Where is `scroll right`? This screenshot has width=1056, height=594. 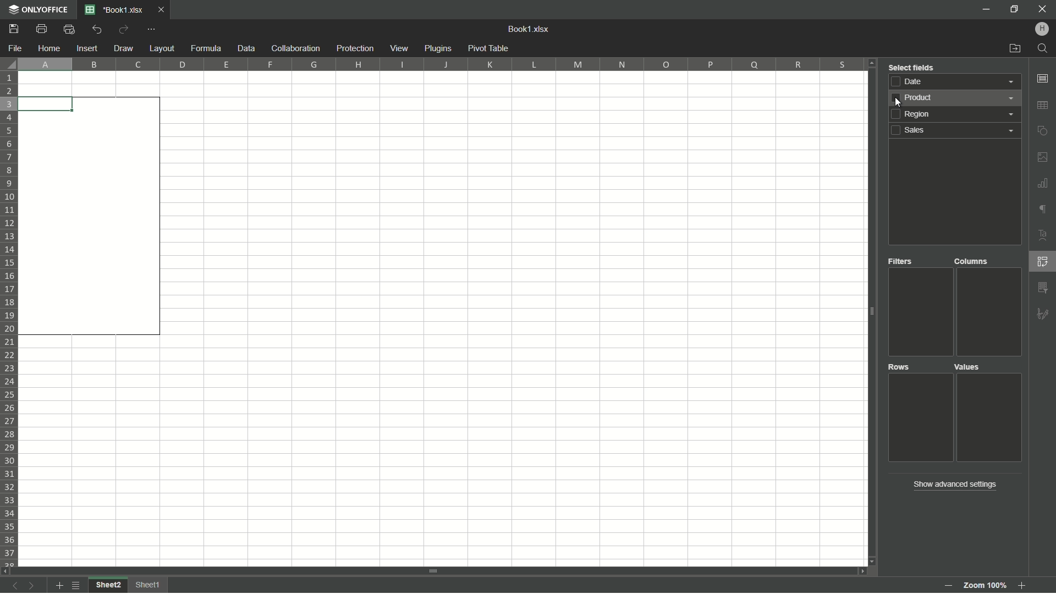 scroll right is located at coordinates (858, 571).